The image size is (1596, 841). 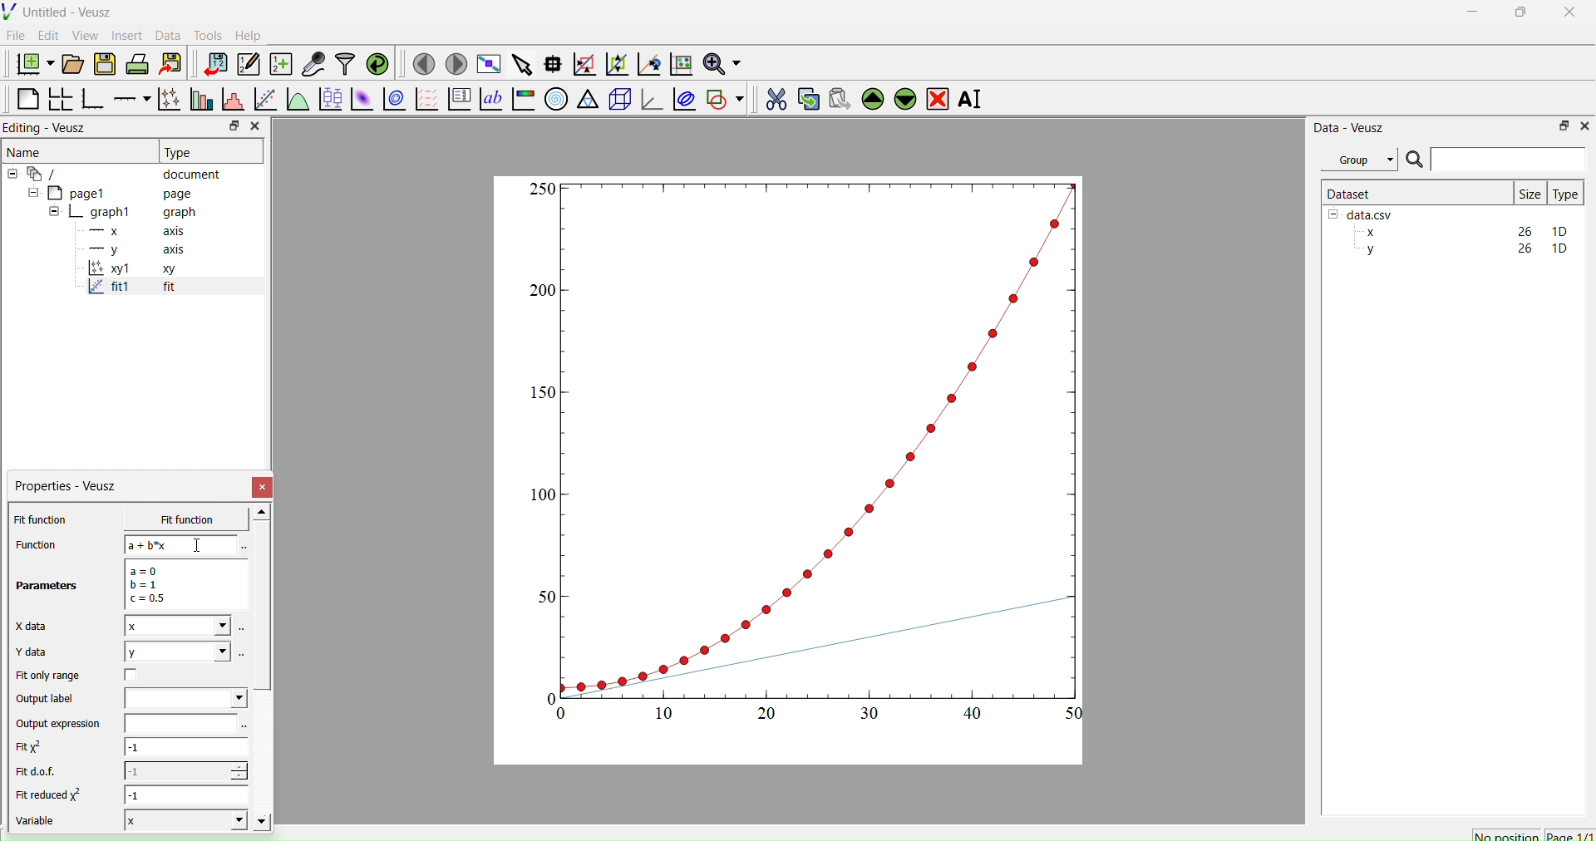 I want to click on x, so click(x=174, y=519).